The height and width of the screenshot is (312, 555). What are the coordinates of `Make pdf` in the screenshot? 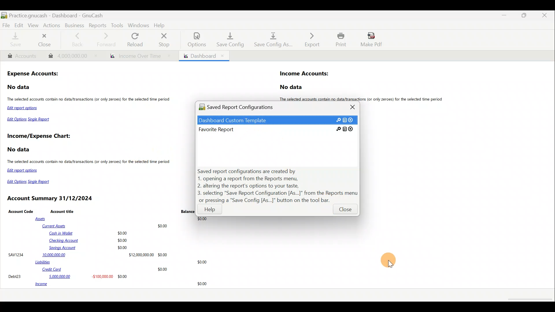 It's located at (373, 40).